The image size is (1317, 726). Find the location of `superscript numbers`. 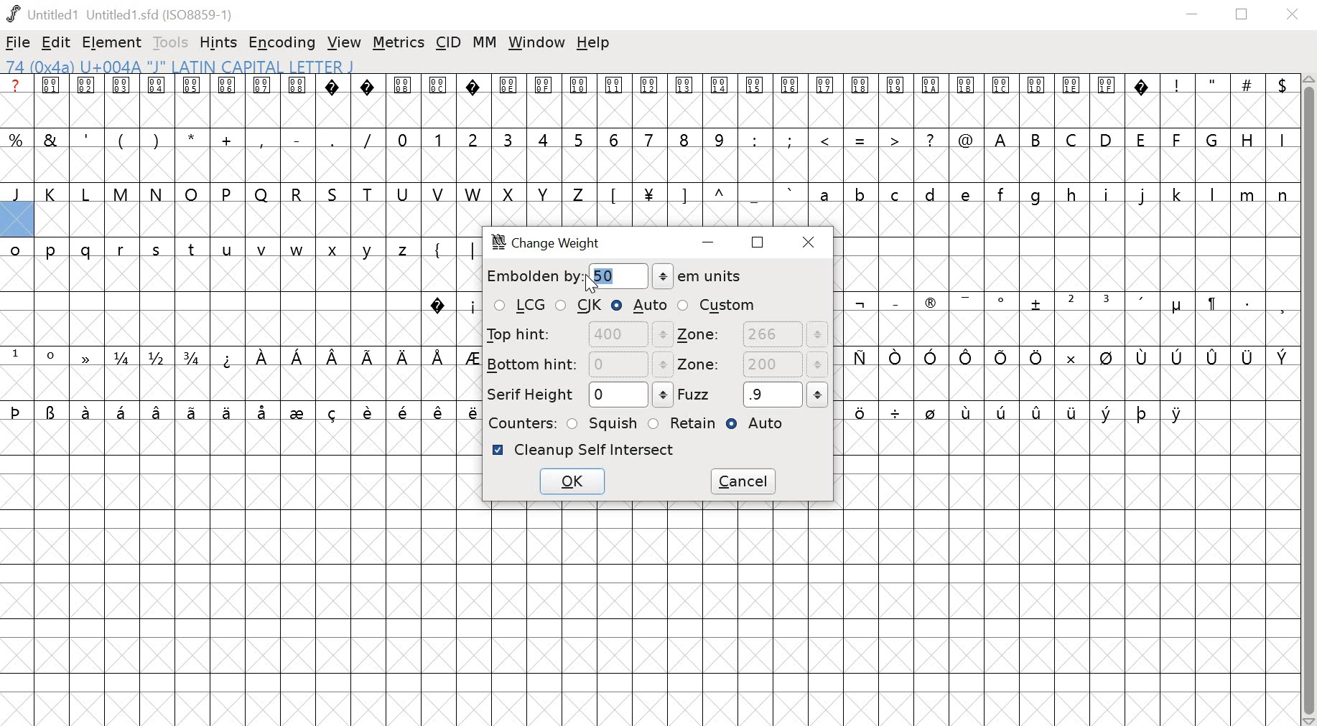

superscript numbers is located at coordinates (34, 355).